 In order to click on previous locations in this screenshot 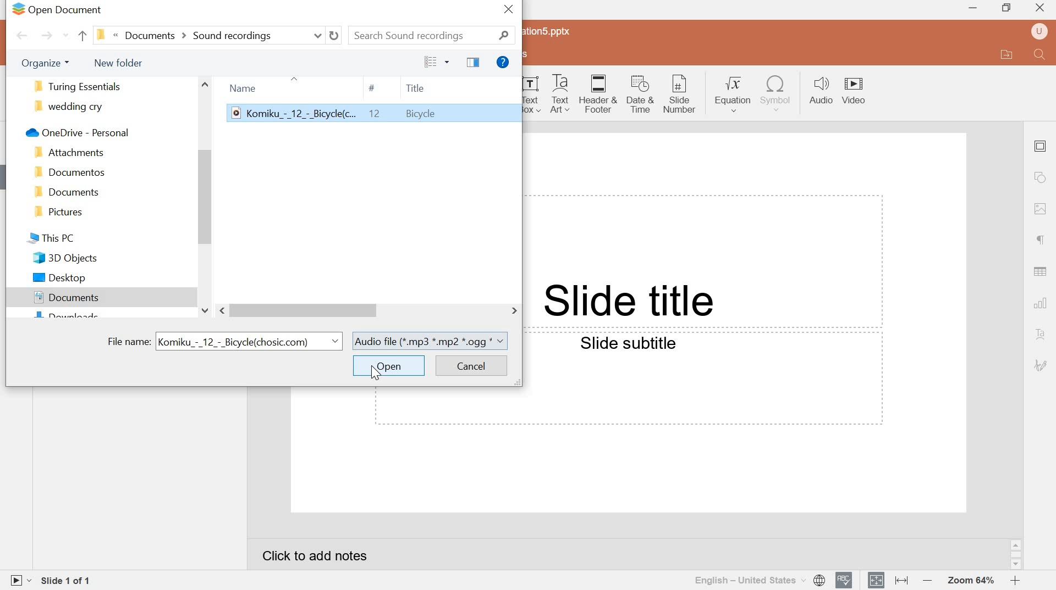, I will do `click(318, 36)`.